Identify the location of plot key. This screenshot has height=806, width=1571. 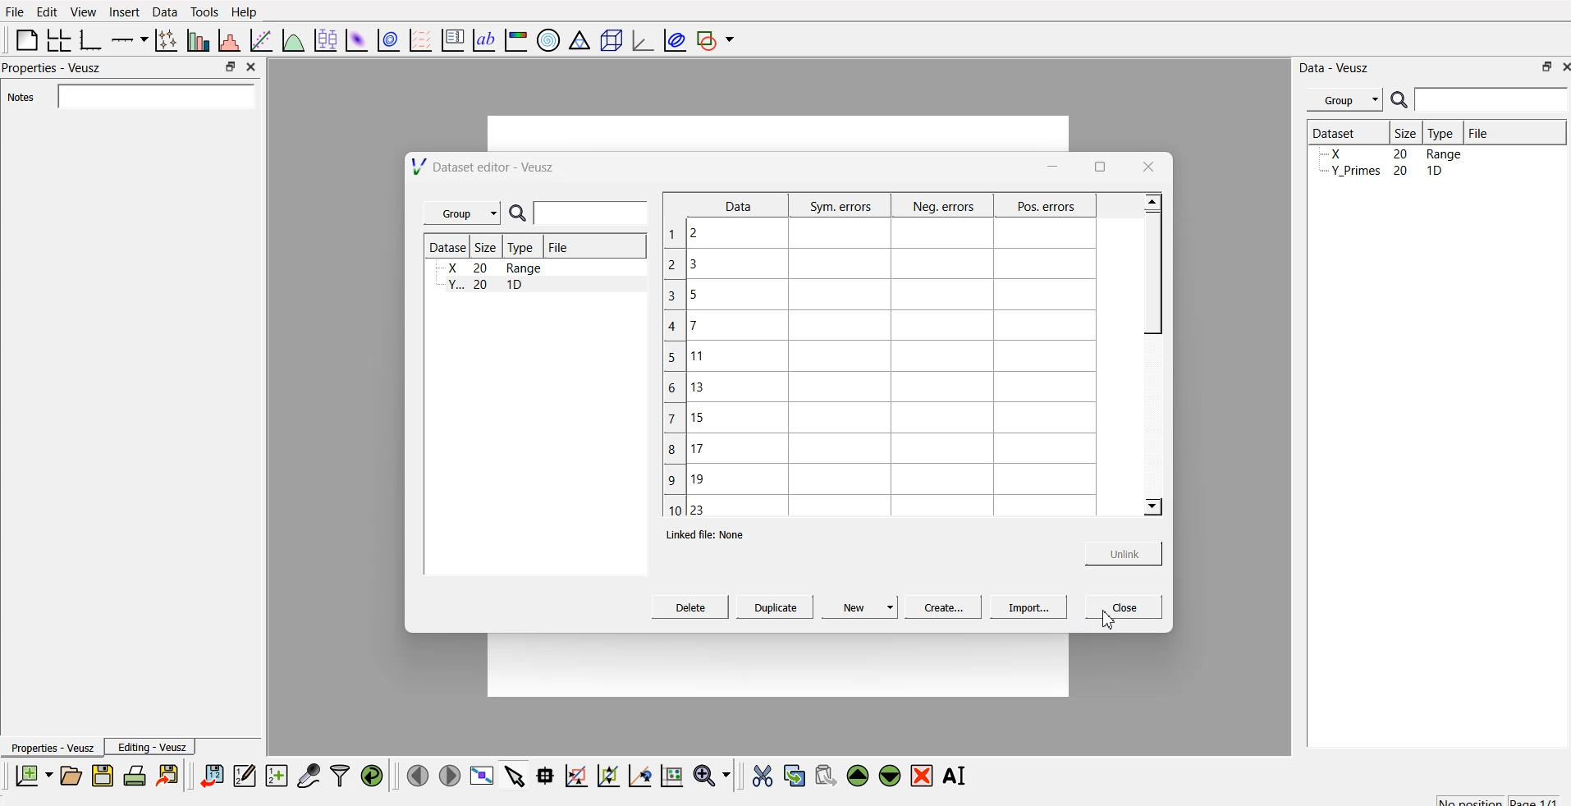
(453, 38).